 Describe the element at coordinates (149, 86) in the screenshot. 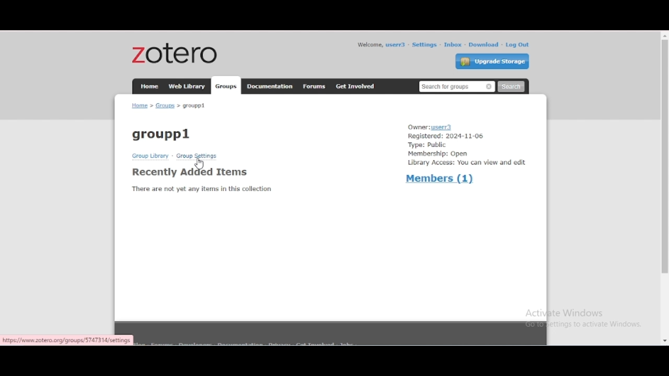

I see `home` at that location.